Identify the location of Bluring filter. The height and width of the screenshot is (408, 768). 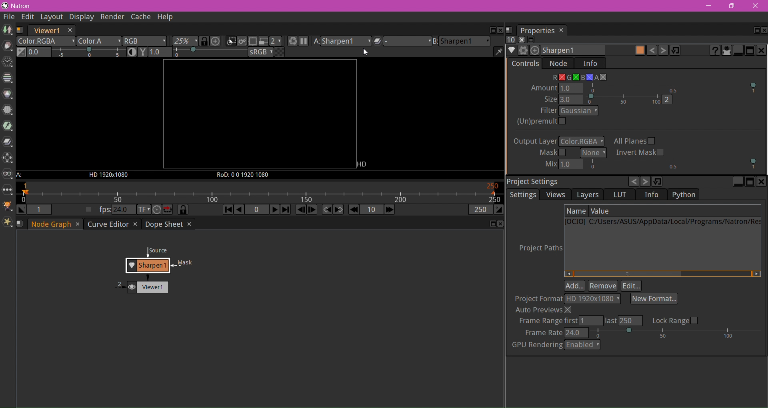
(568, 111).